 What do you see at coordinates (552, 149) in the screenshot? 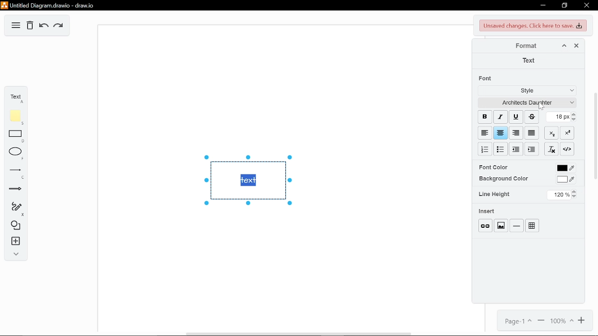
I see `clear formatting` at bounding box center [552, 149].